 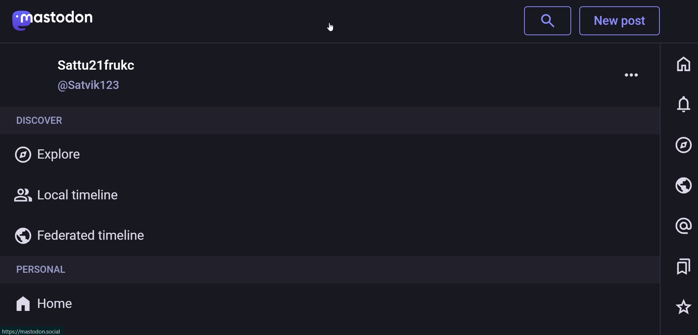 I want to click on more, so click(x=631, y=74).